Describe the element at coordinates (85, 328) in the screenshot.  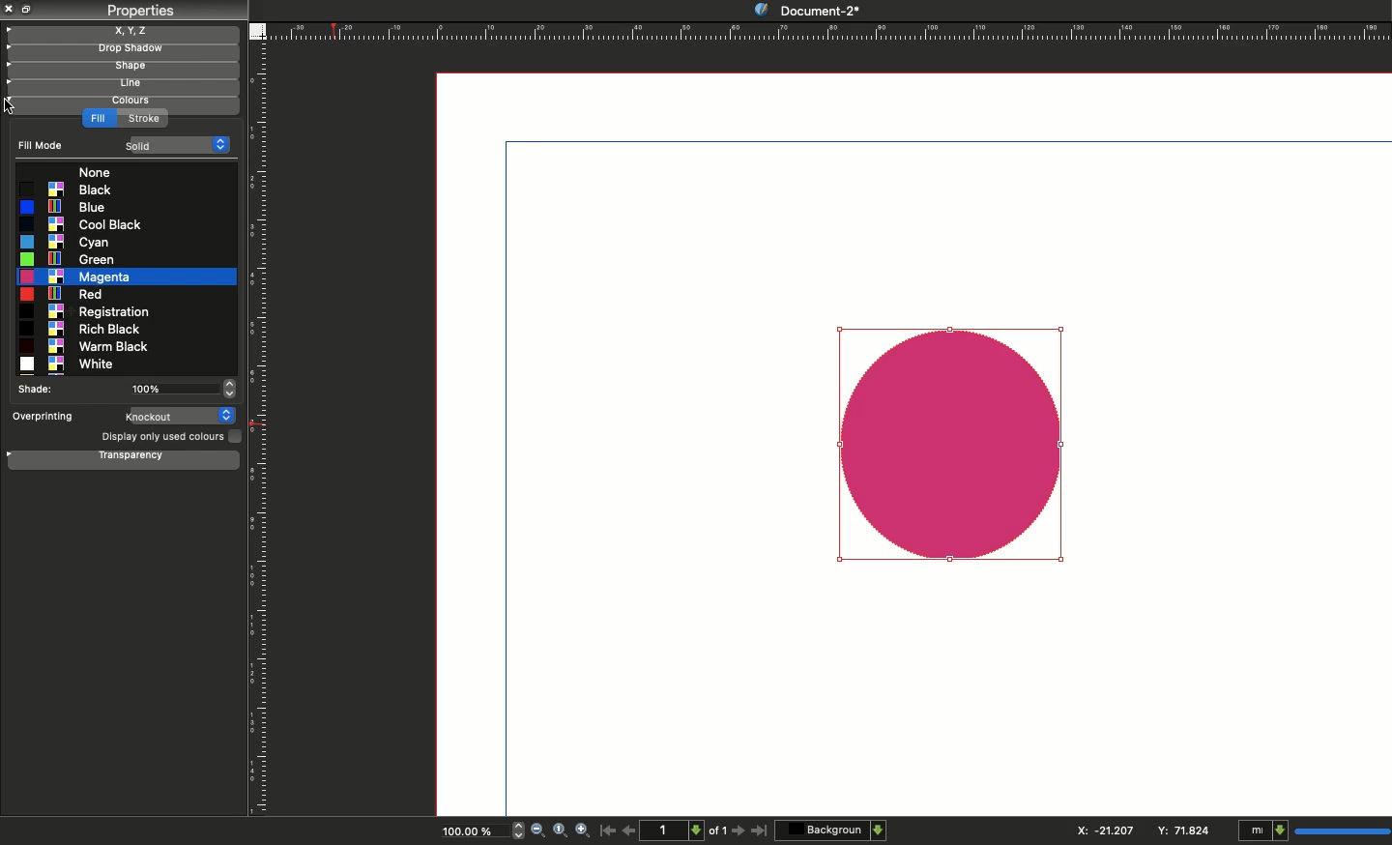
I see `Rich black` at that location.